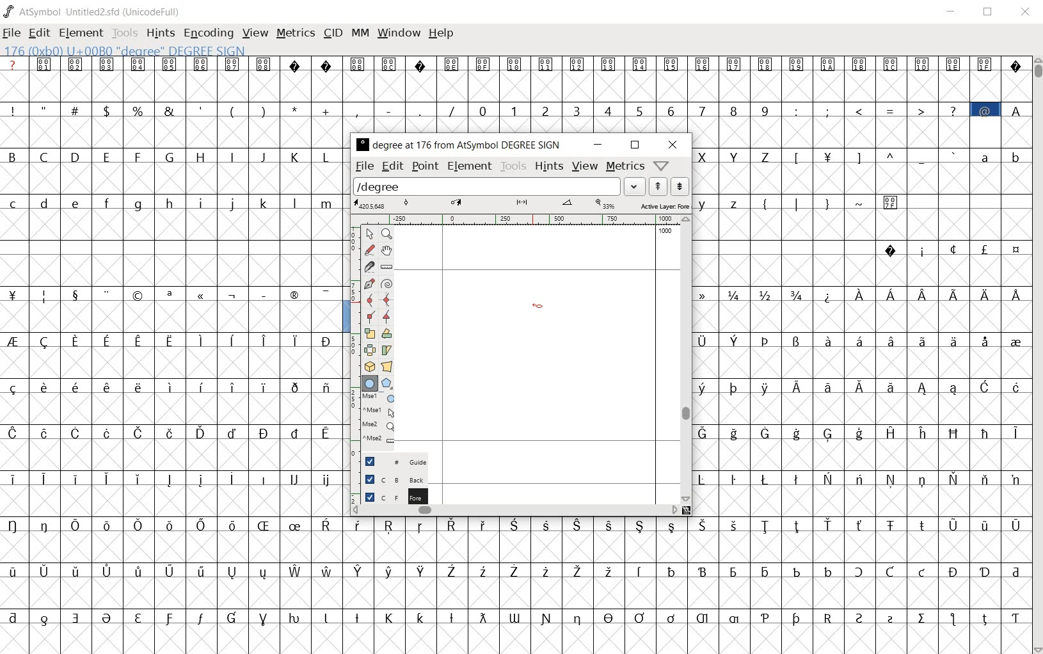 The image size is (1043, 654). Describe the element at coordinates (596, 145) in the screenshot. I see `minimize` at that location.